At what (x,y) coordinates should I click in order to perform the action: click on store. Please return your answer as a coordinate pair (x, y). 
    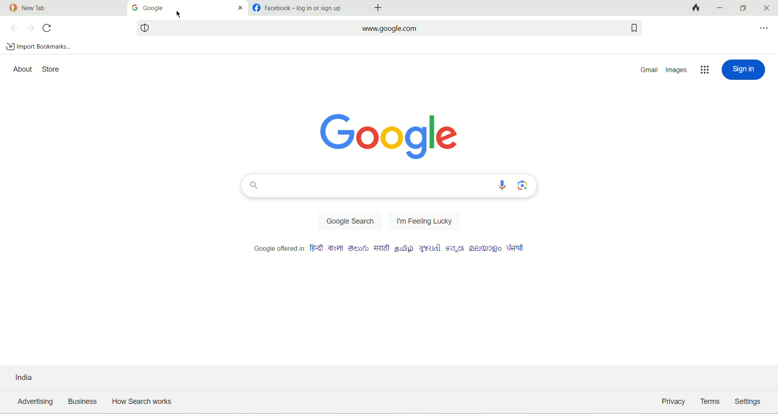
    Looking at the image, I should click on (51, 69).